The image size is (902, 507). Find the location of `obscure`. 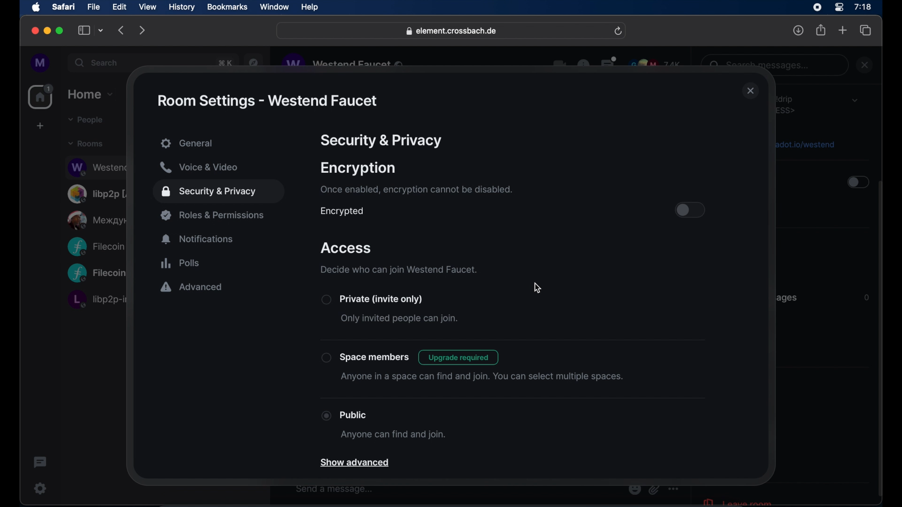

obscure is located at coordinates (99, 193).